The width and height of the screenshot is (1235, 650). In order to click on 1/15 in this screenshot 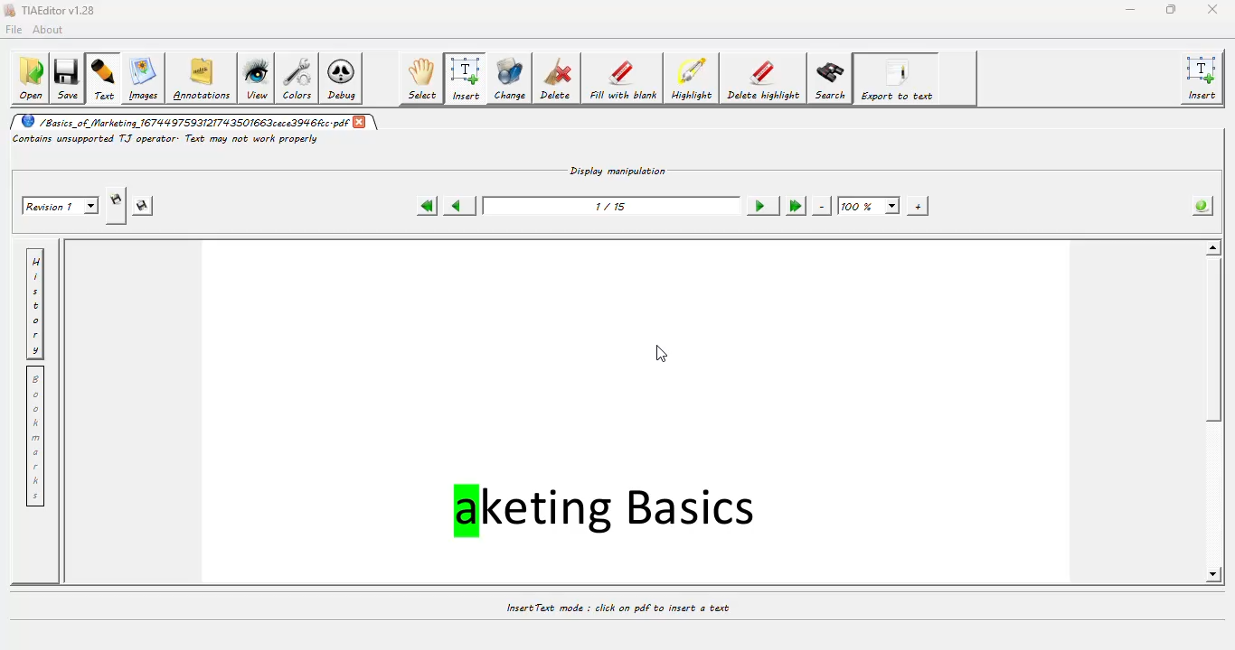, I will do `click(609, 205)`.